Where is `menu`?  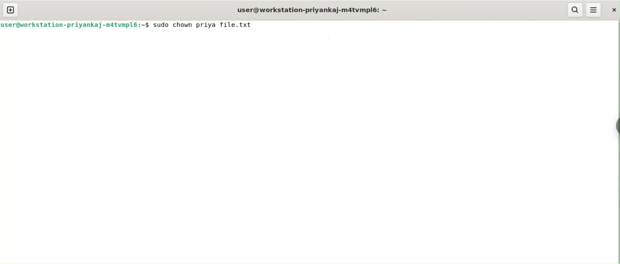
menu is located at coordinates (594, 10).